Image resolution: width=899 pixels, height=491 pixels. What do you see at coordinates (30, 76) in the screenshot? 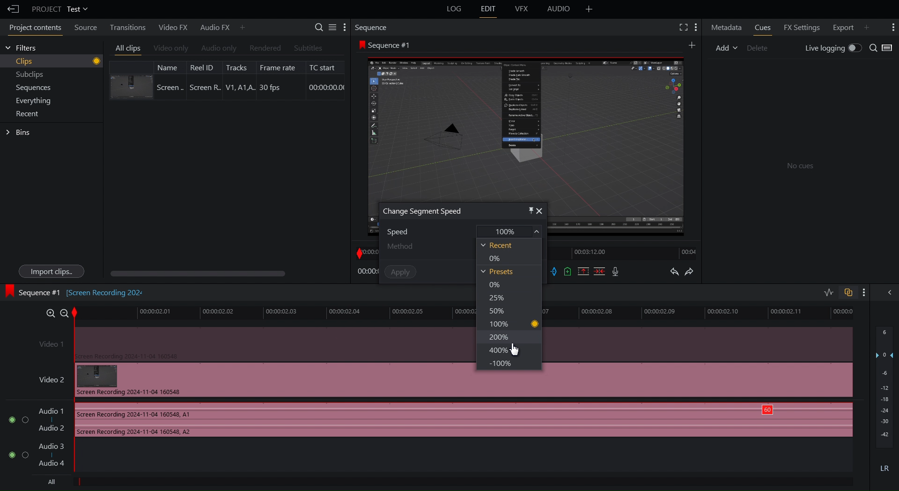
I see `Subclips` at bounding box center [30, 76].